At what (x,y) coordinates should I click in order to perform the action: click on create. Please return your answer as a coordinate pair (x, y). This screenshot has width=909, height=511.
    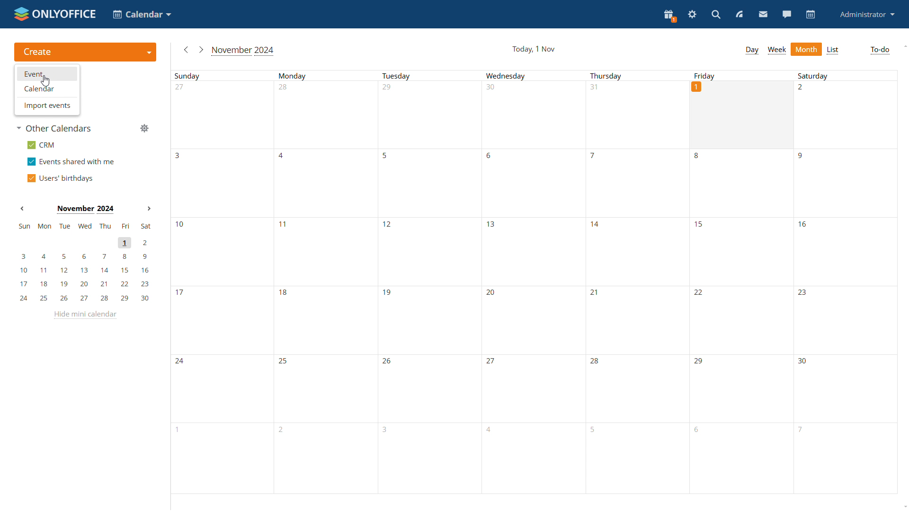
    Looking at the image, I should click on (84, 52).